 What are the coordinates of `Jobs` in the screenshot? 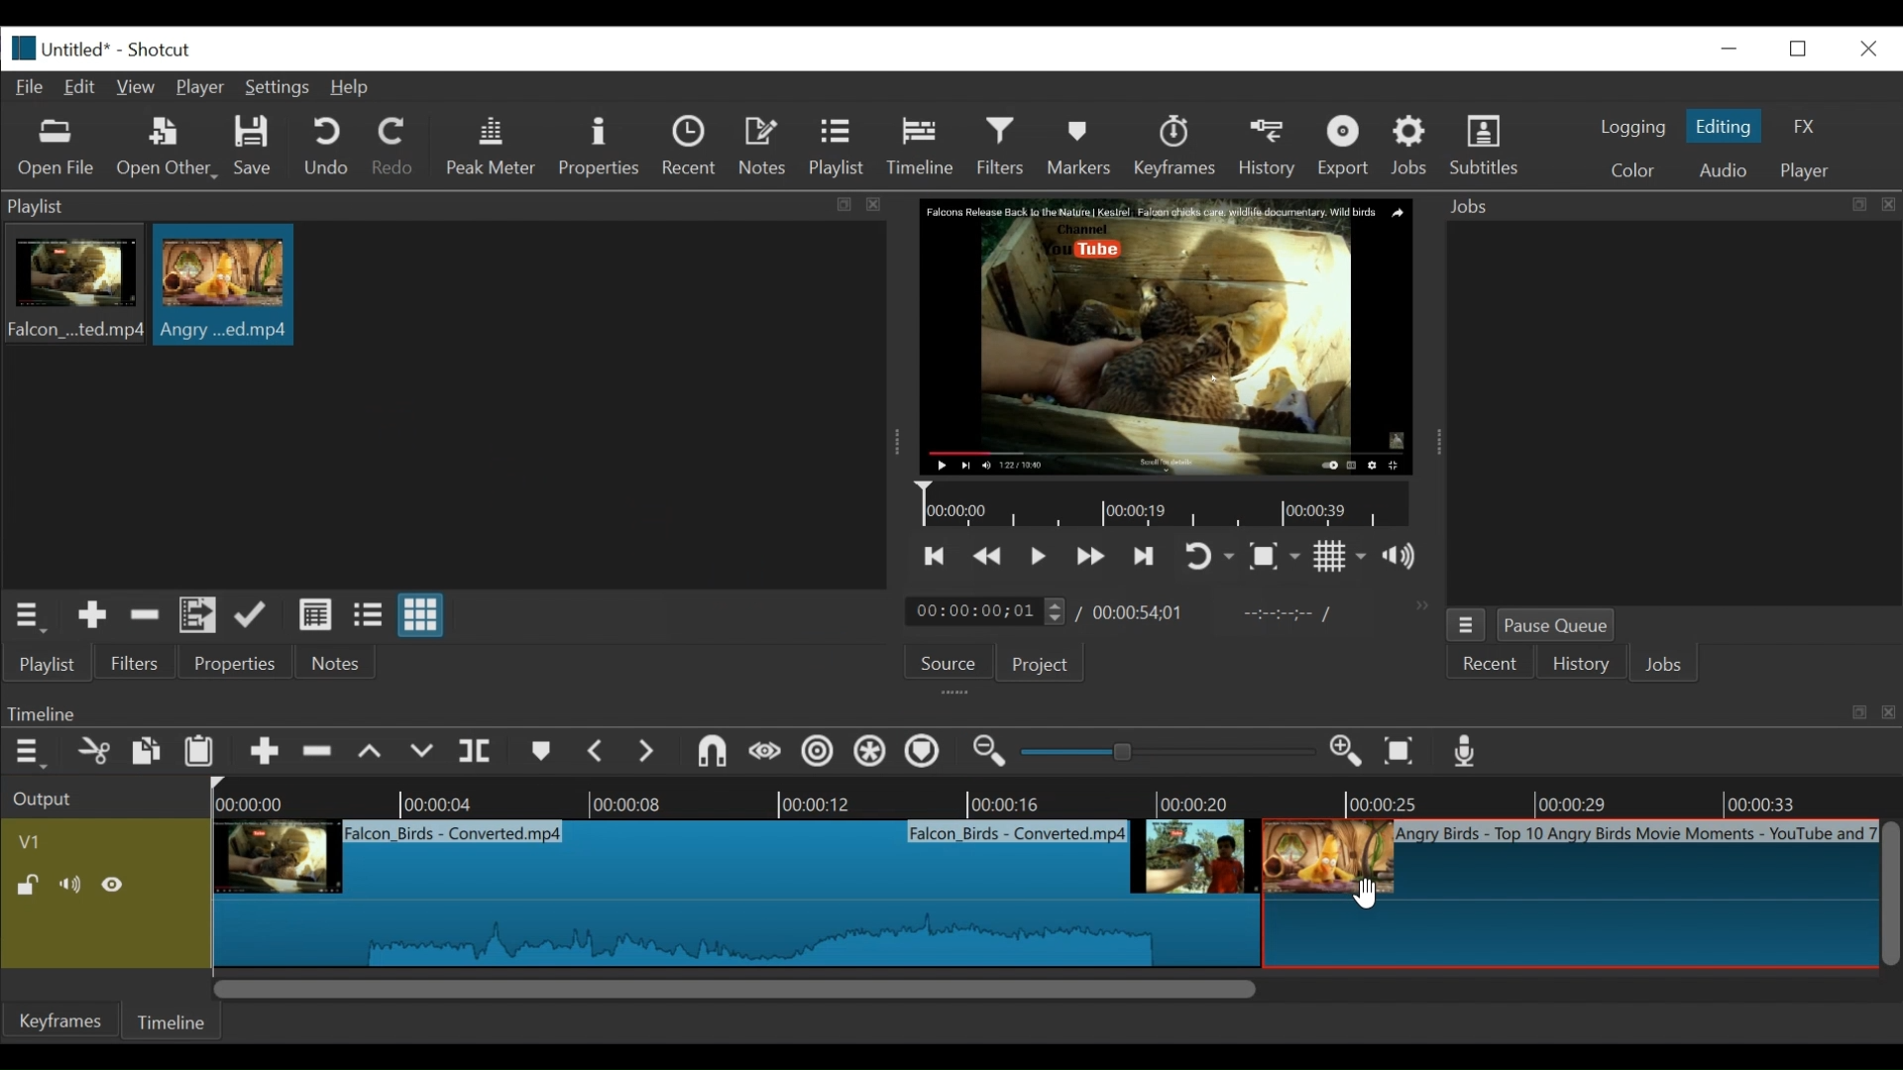 It's located at (1413, 145).